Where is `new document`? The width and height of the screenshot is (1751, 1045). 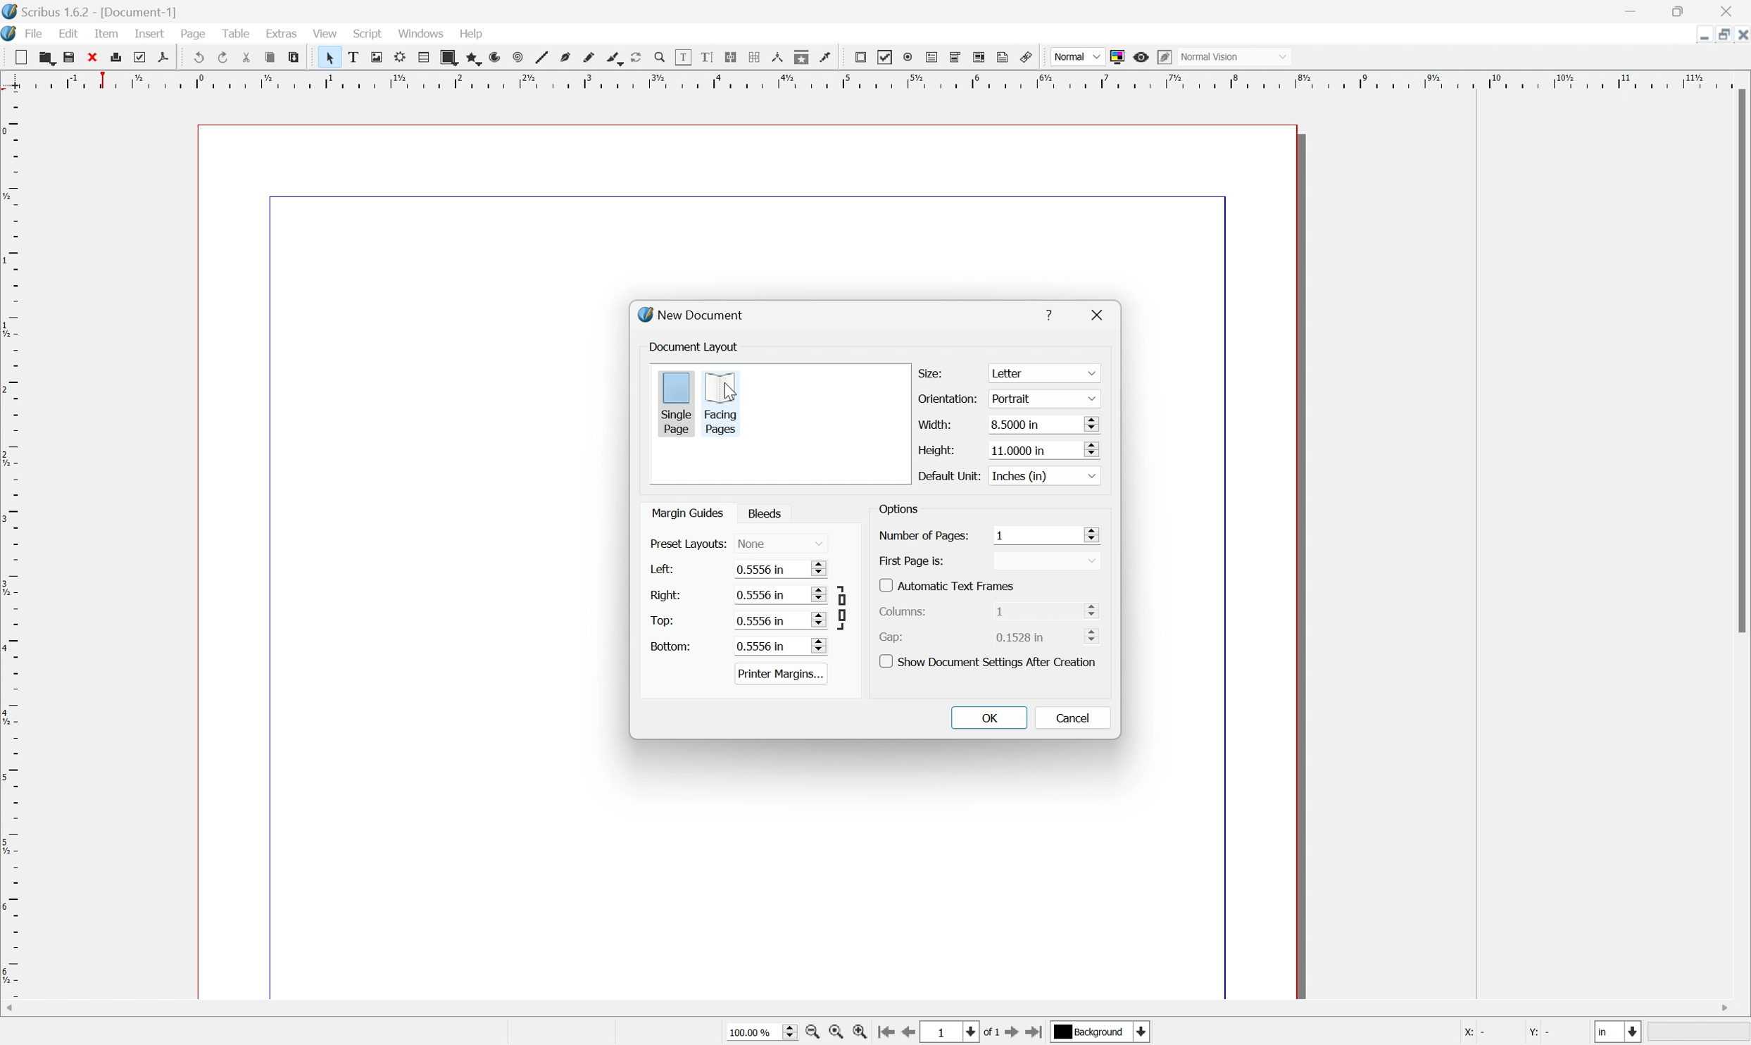
new document is located at coordinates (696, 315).